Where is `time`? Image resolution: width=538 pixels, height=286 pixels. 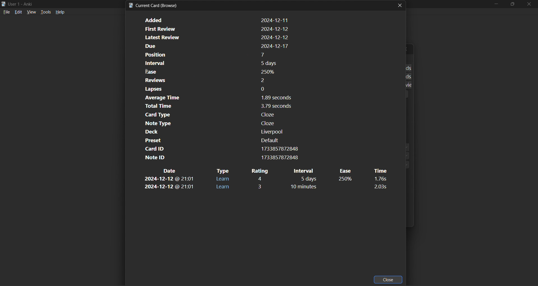 time is located at coordinates (379, 179).